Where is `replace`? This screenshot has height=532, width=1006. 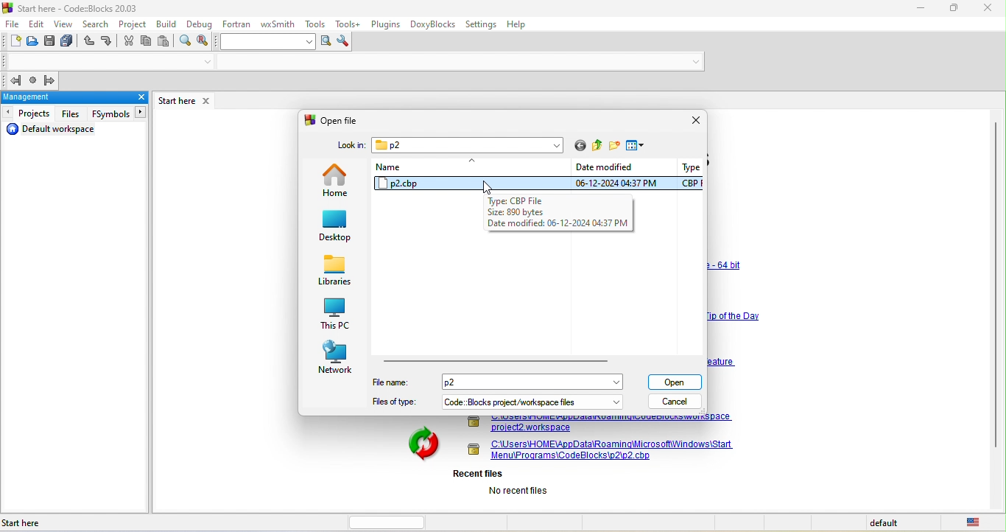
replace is located at coordinates (206, 41).